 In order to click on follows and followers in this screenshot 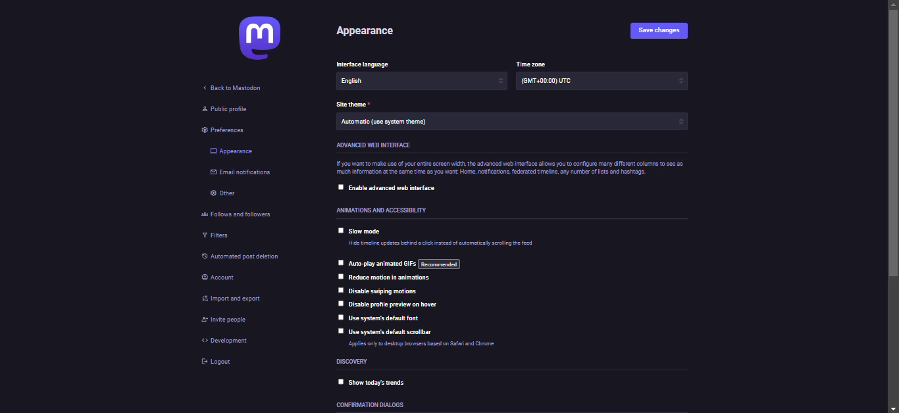, I will do `click(237, 215)`.